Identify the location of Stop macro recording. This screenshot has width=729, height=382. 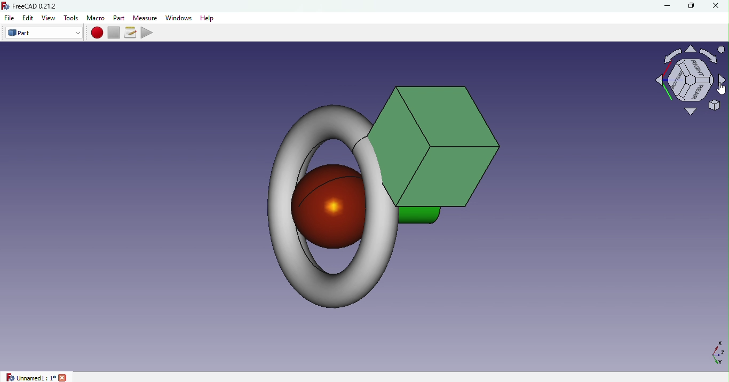
(113, 33).